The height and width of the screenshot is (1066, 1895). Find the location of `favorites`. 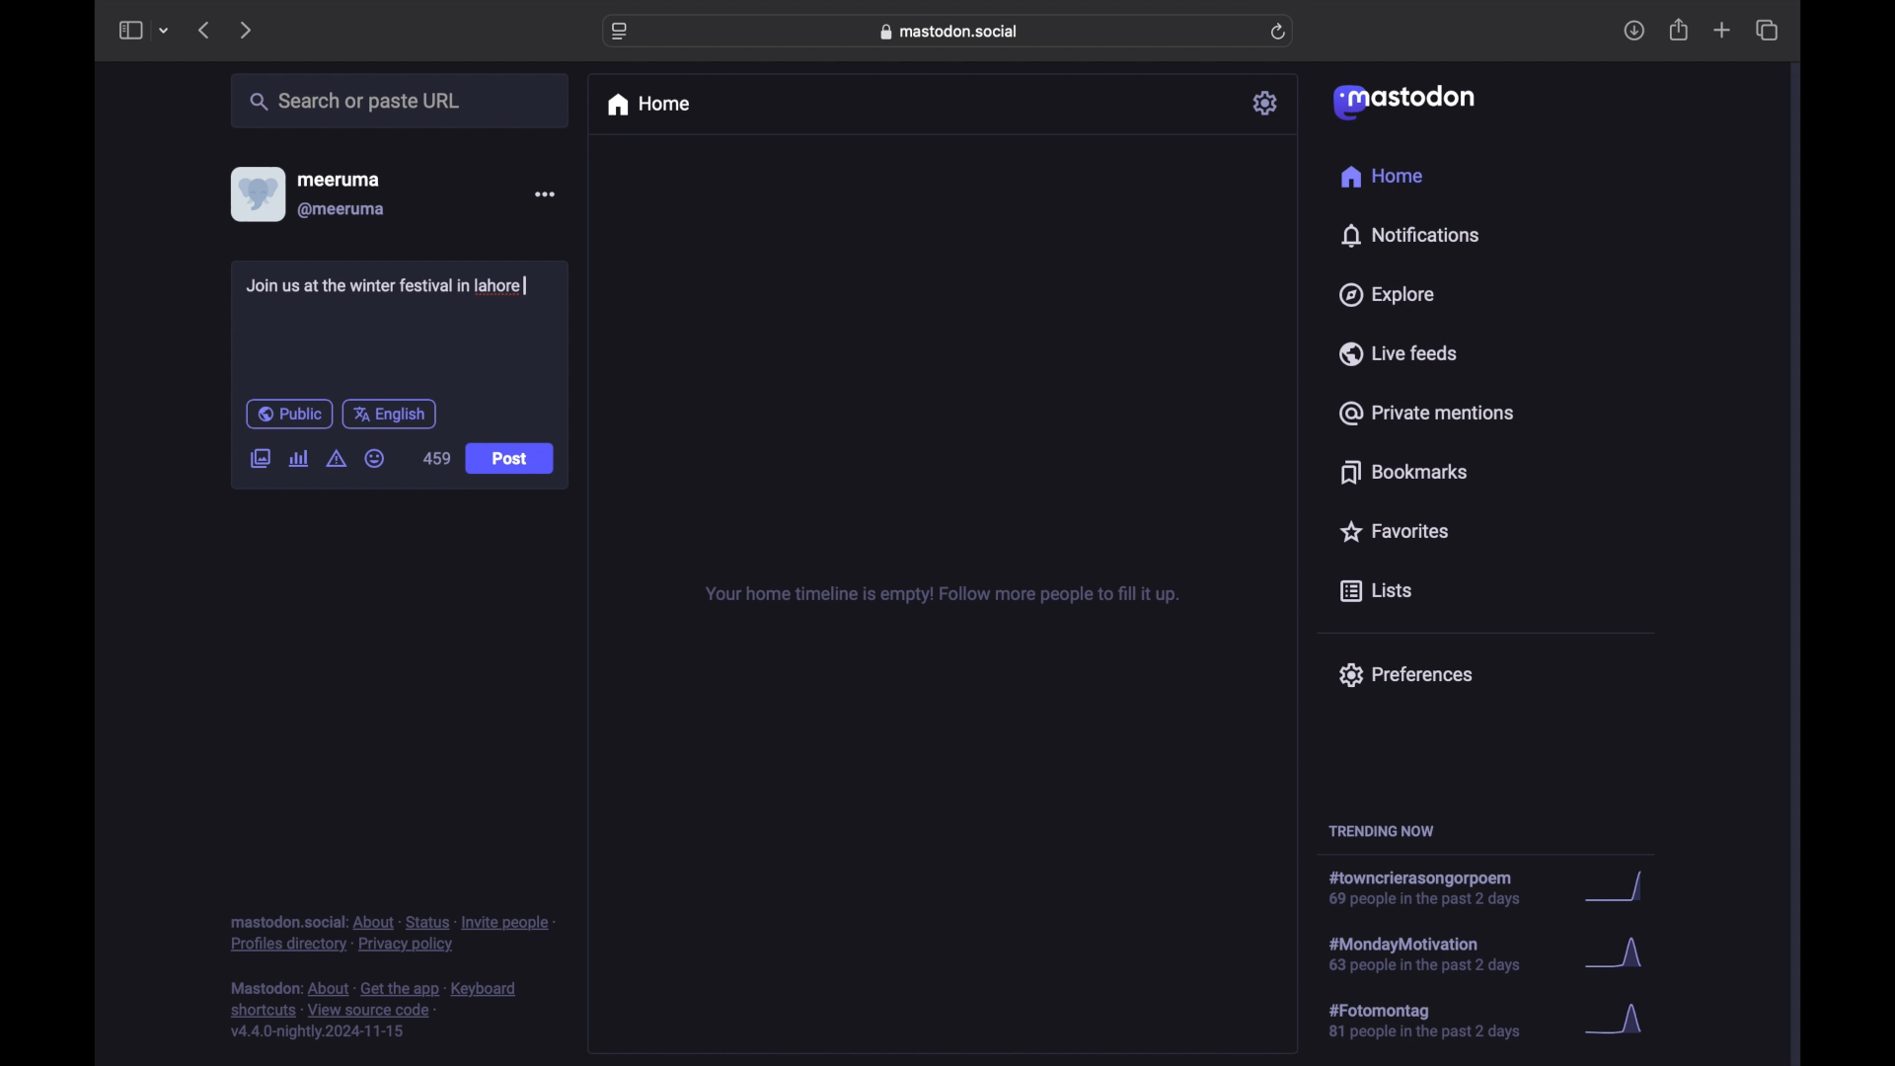

favorites is located at coordinates (1393, 531).